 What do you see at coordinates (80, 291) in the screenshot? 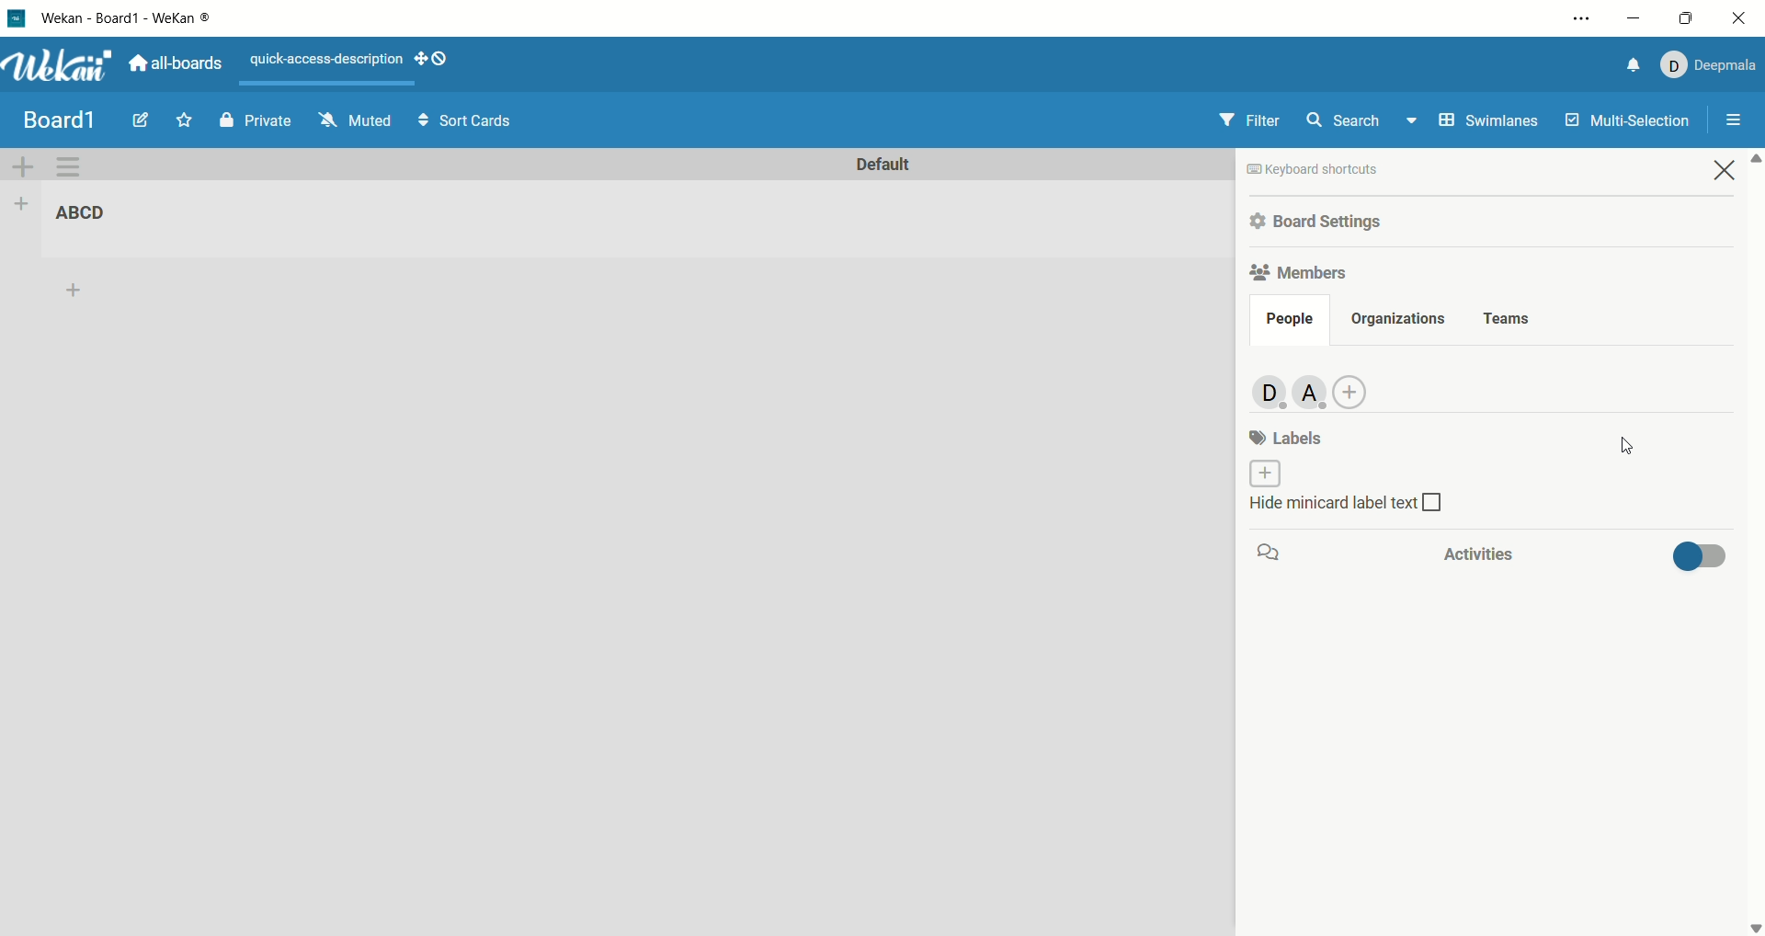
I see `add` at bounding box center [80, 291].